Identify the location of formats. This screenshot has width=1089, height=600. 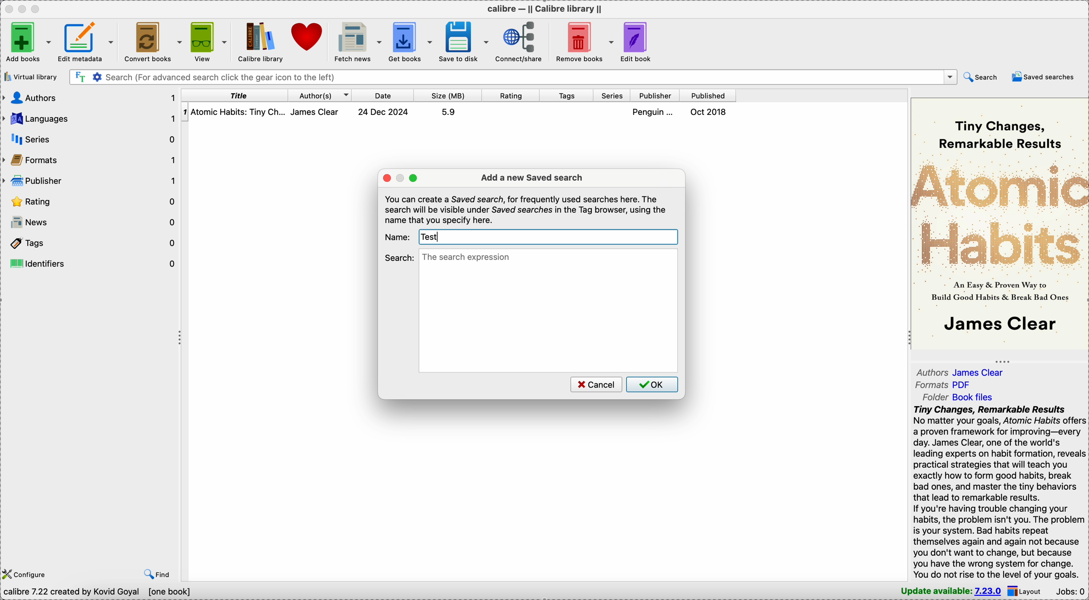
(91, 161).